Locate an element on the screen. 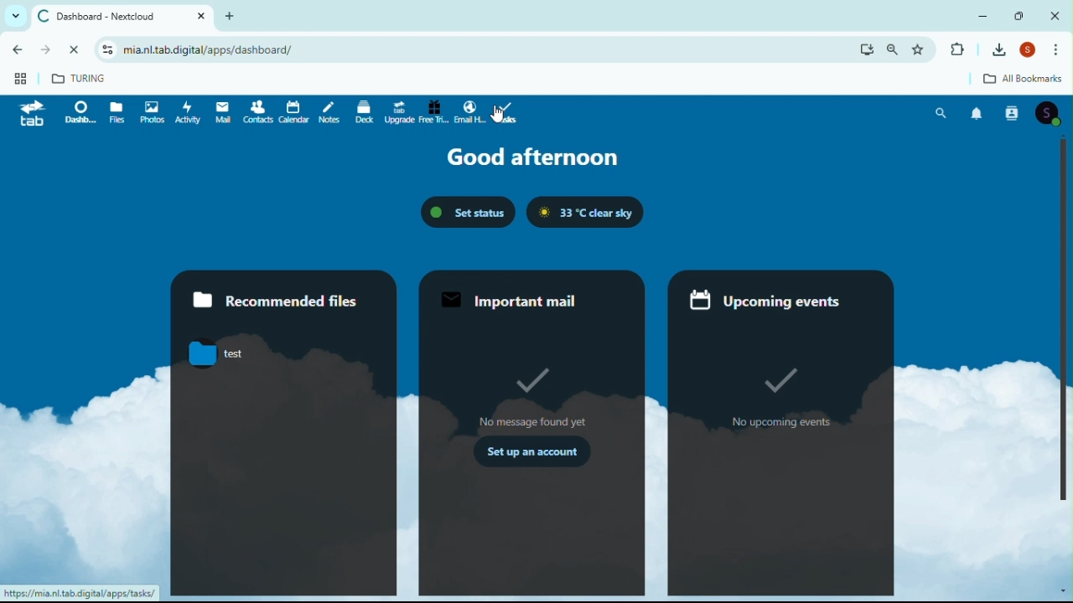 The width and height of the screenshot is (1073, 603). go back is located at coordinates (15, 49).